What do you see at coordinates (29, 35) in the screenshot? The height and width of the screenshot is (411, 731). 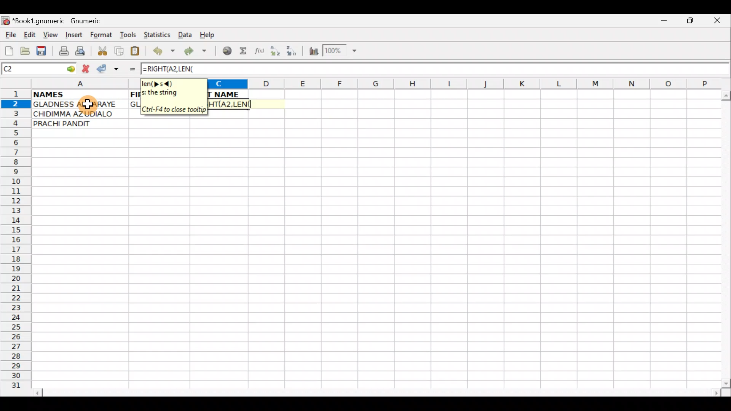 I see `Edit` at bounding box center [29, 35].